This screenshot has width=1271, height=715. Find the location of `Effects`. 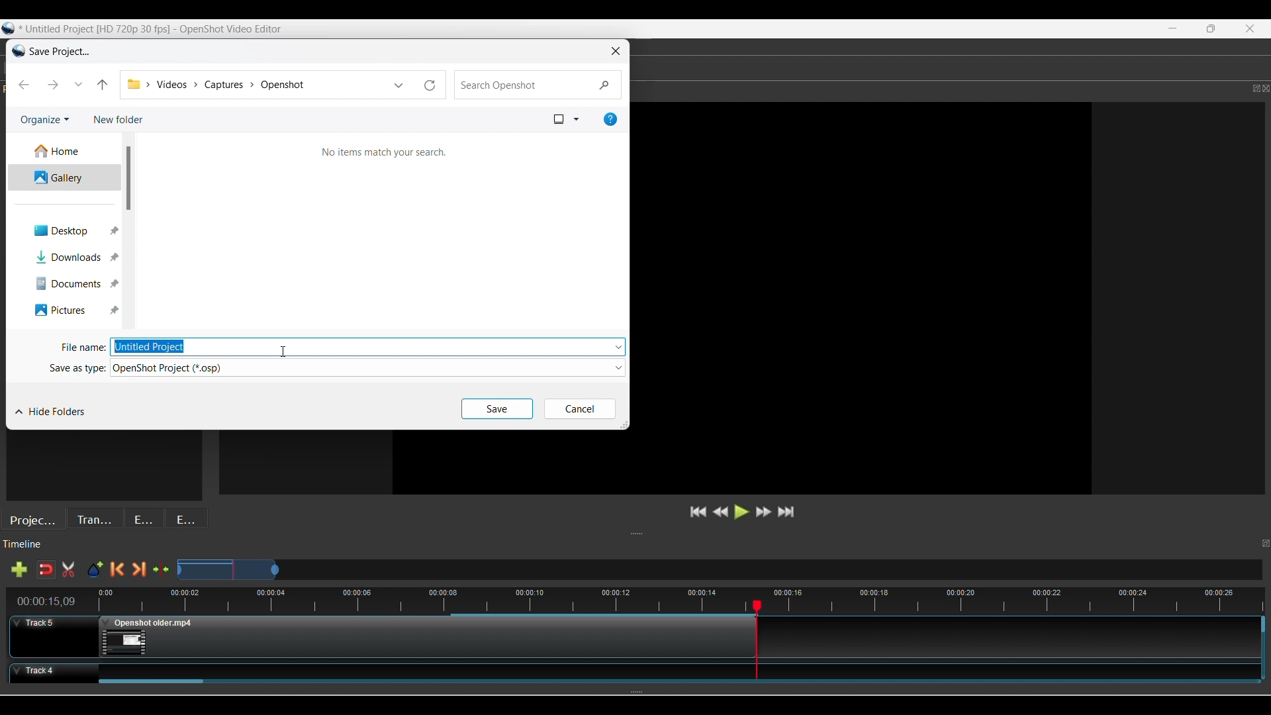

Effects is located at coordinates (145, 518).